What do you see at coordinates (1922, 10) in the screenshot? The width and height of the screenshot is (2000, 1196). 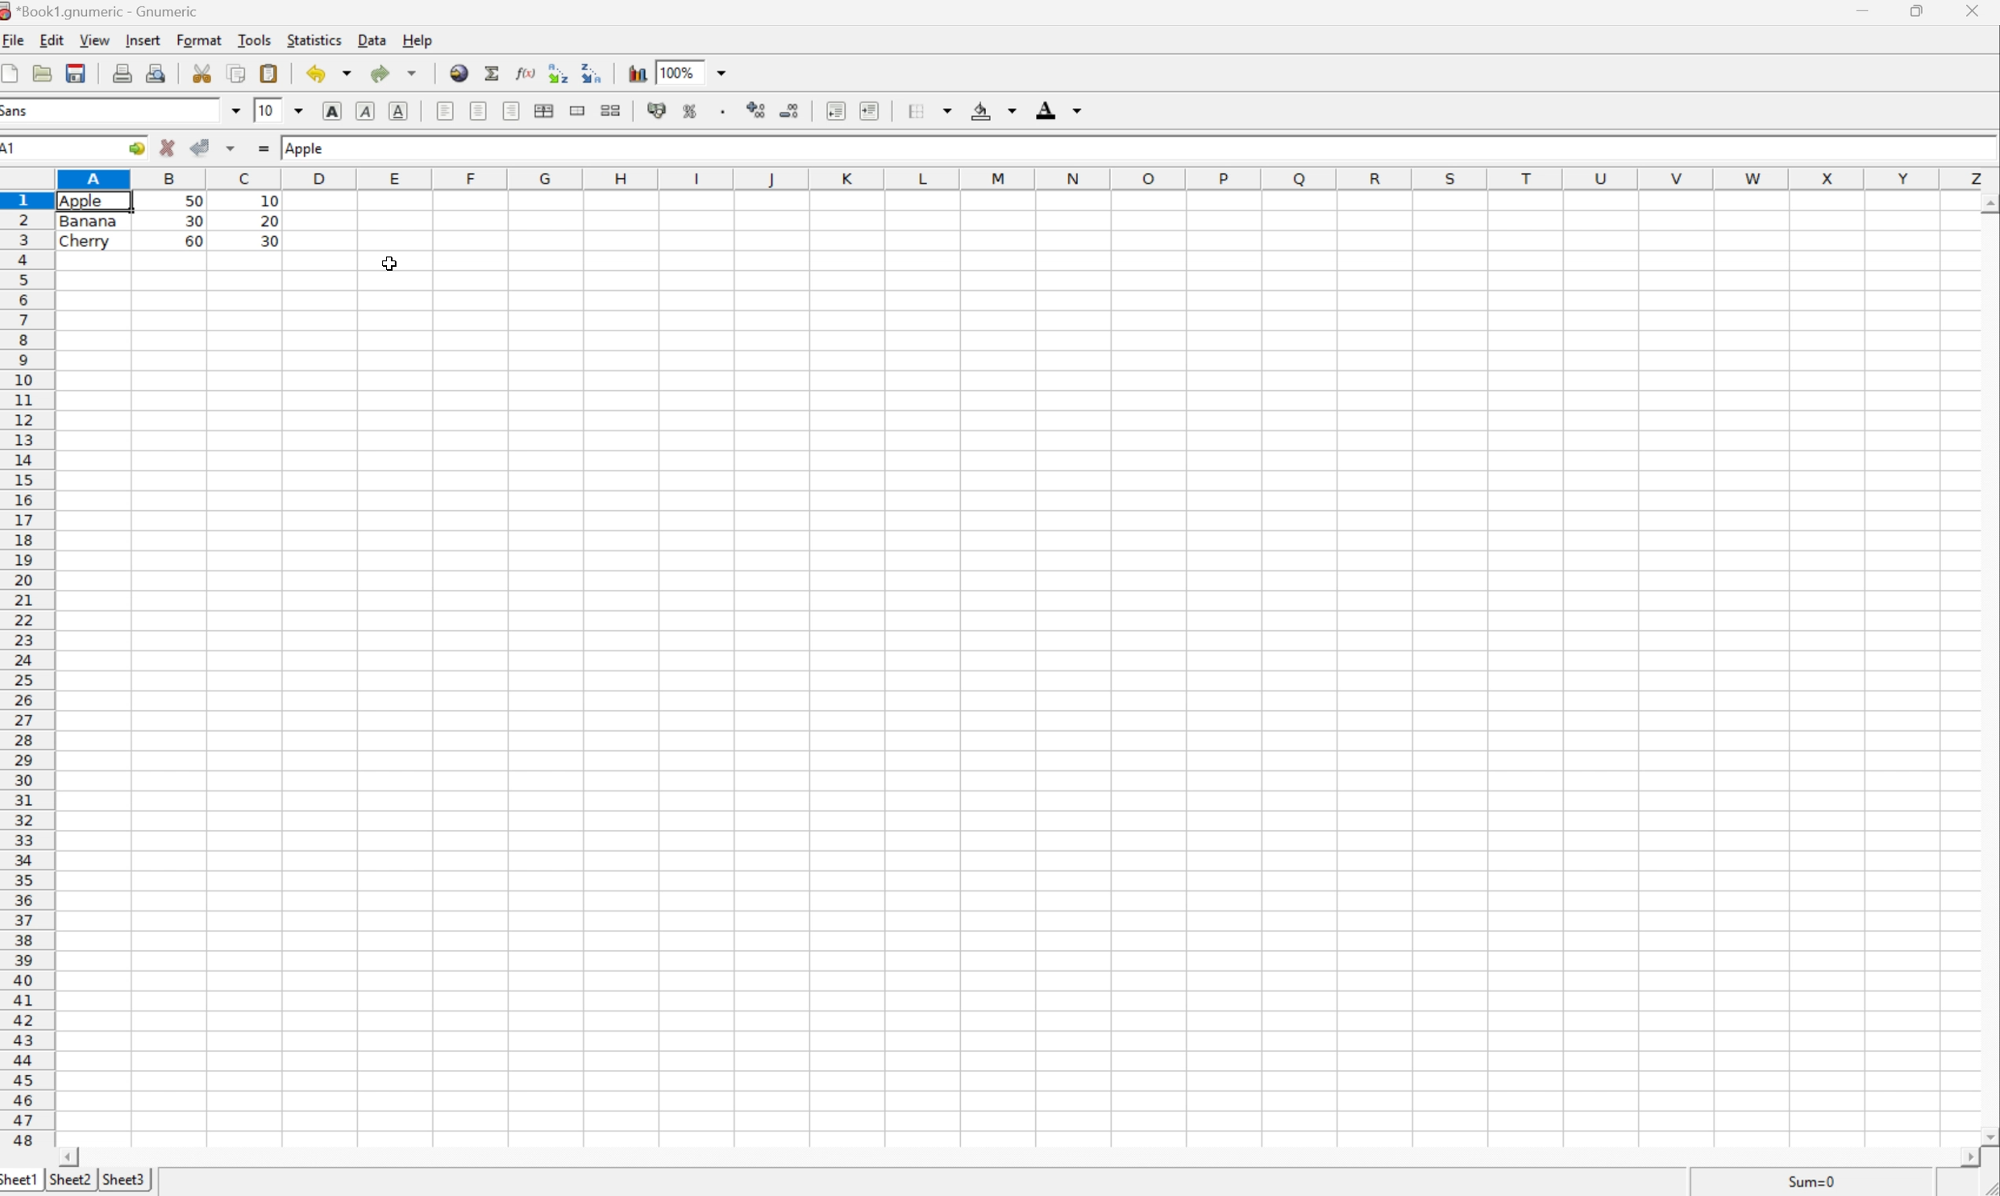 I see `restore down` at bounding box center [1922, 10].